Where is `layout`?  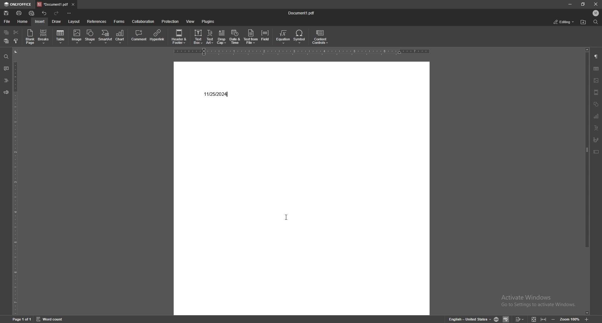 layout is located at coordinates (74, 22).